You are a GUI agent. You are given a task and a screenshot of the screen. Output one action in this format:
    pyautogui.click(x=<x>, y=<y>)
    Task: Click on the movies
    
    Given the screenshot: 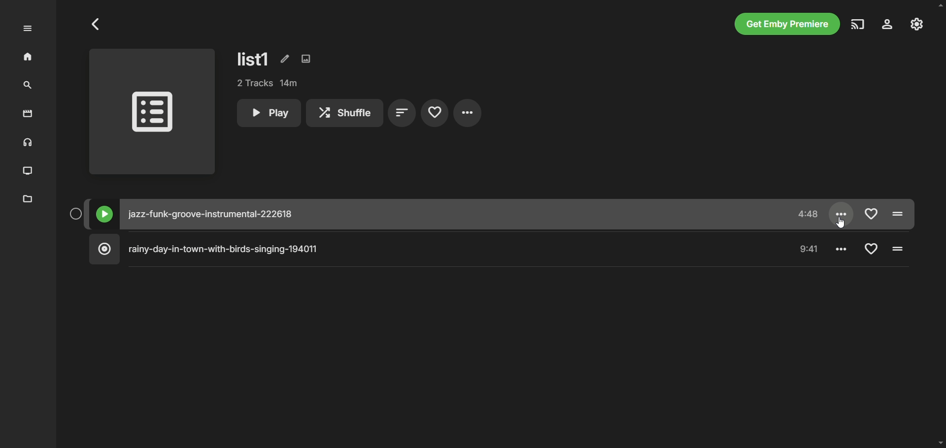 What is the action you would take?
    pyautogui.click(x=28, y=114)
    